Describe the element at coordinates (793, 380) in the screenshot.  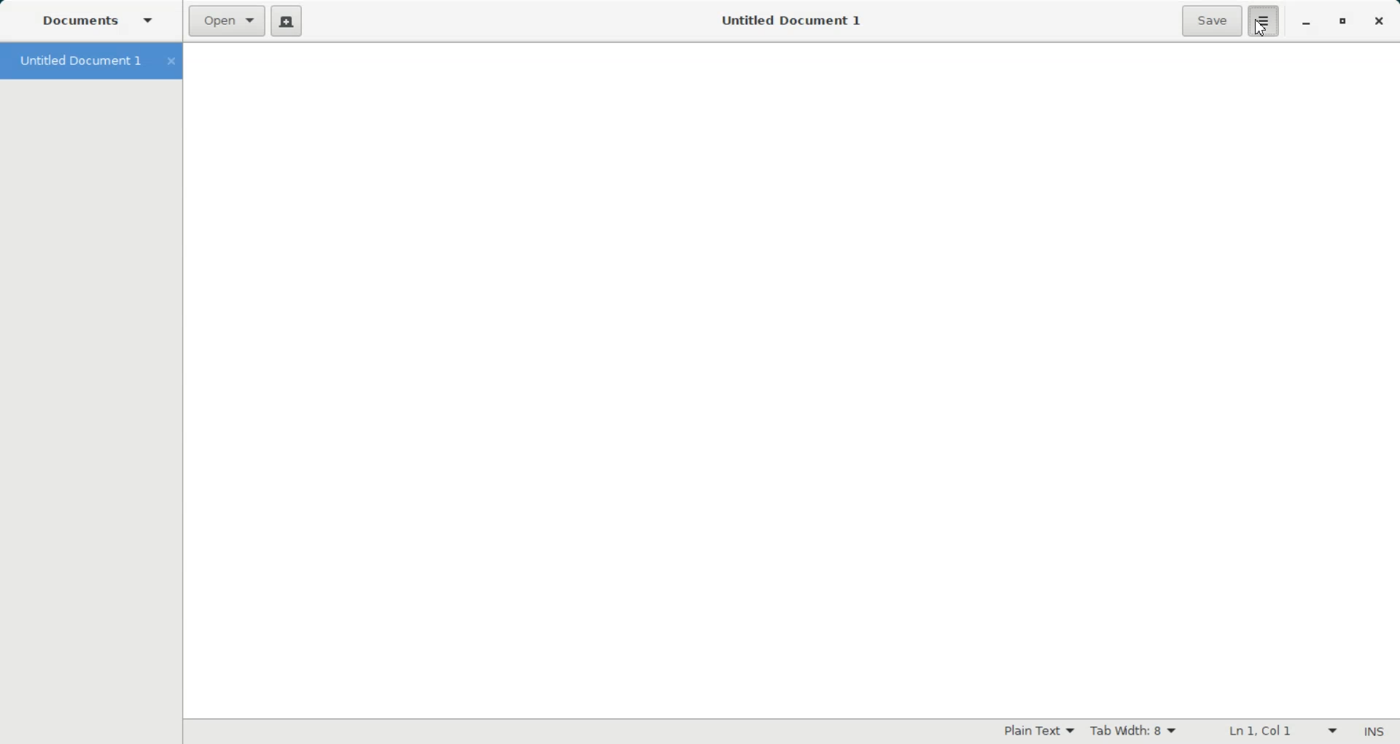
I see `Text Entry Pane` at that location.